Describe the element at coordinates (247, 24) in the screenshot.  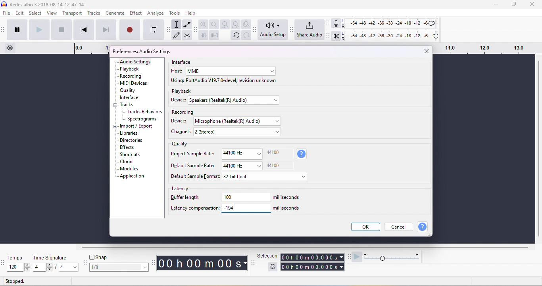
I see `zoom toggle` at that location.